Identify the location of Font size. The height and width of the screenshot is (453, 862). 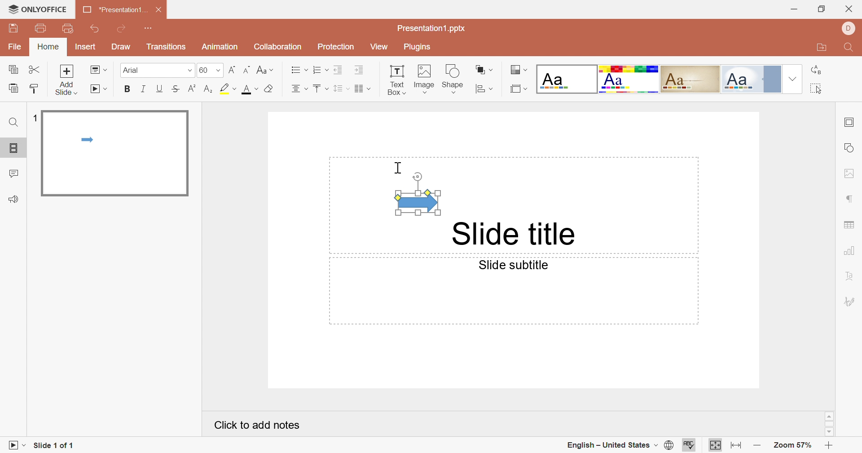
(211, 70).